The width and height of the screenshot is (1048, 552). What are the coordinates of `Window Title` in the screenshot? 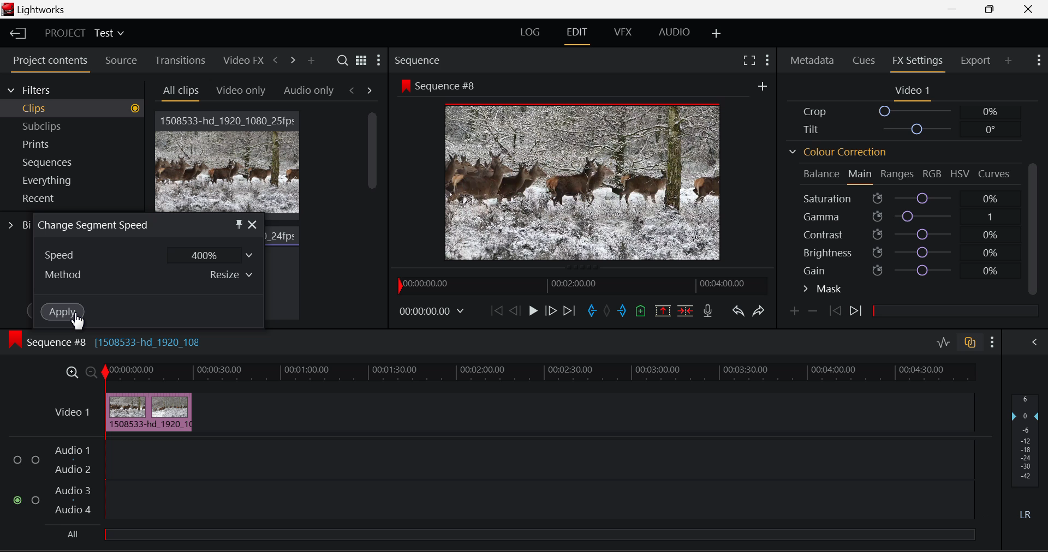 It's located at (37, 10).